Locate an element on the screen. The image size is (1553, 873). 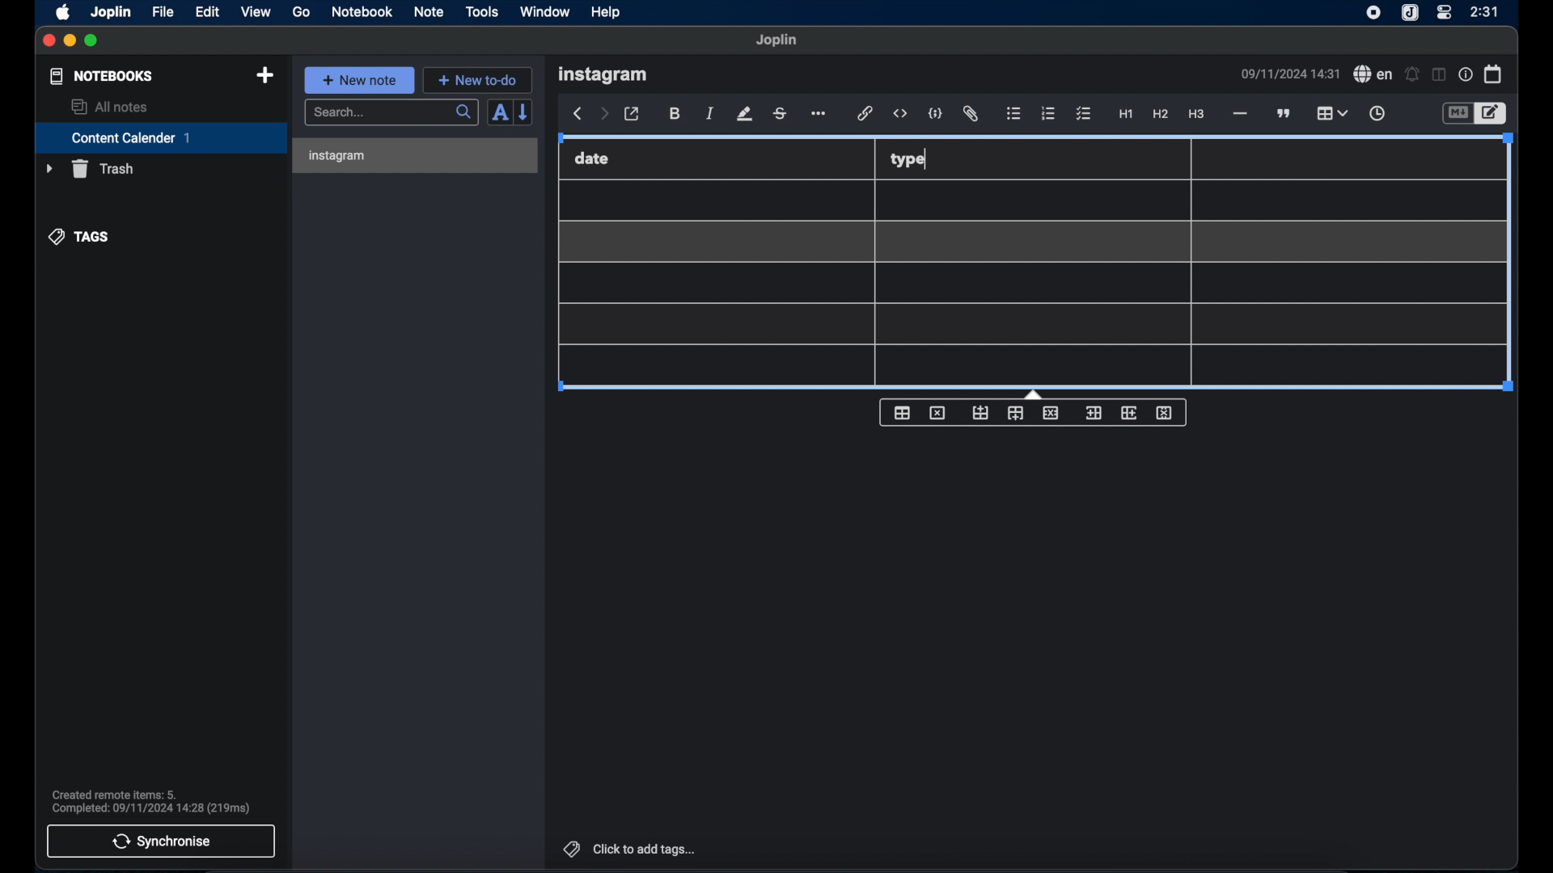
screen recorder icon is located at coordinates (1373, 14).